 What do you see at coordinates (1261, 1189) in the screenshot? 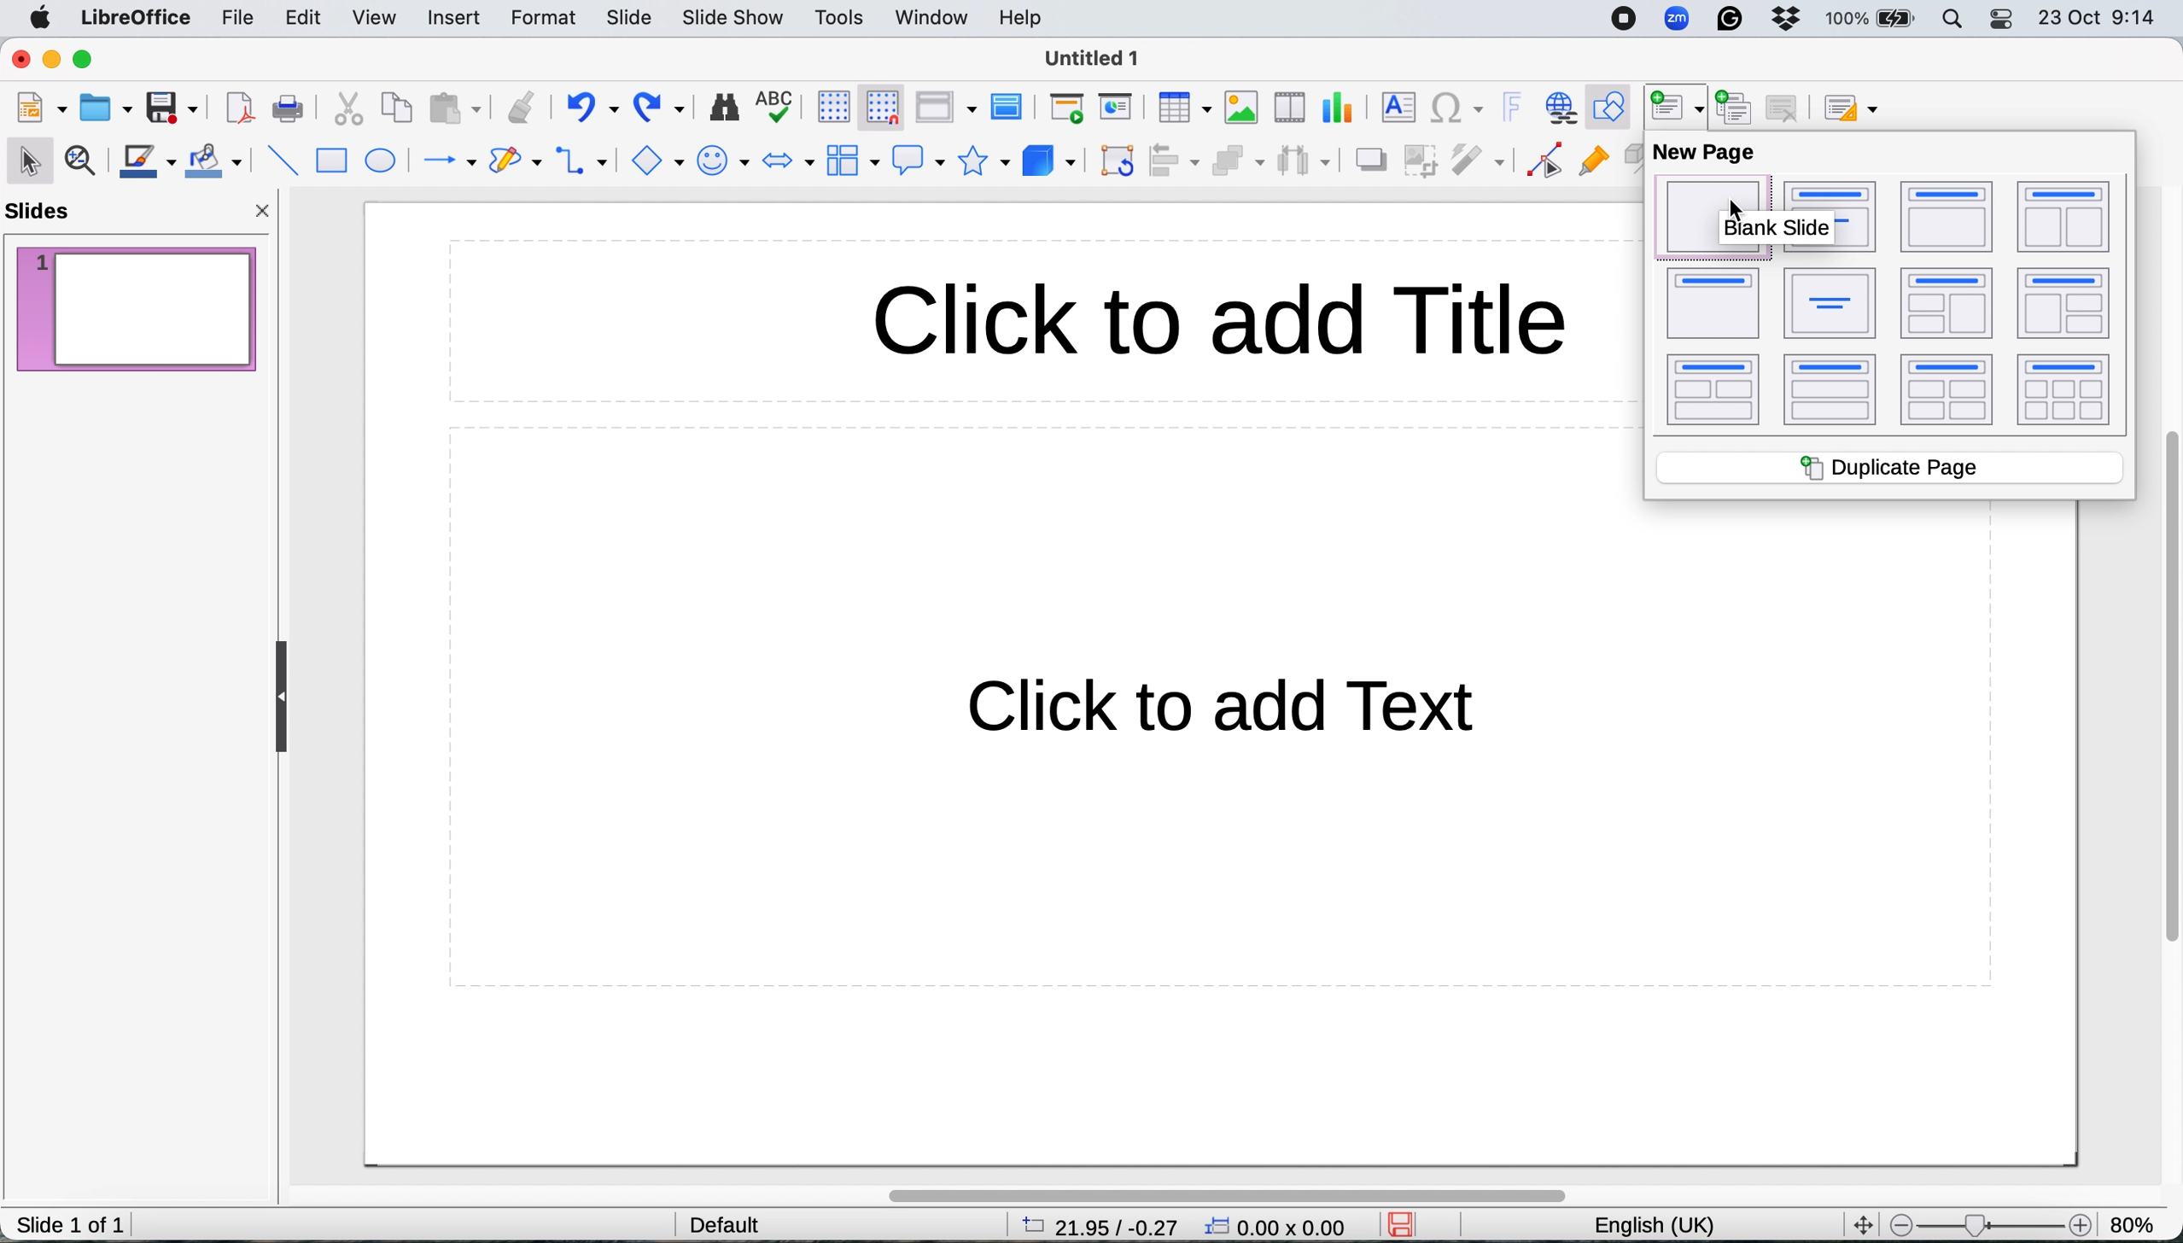
I see `horizontal scroll bar` at bounding box center [1261, 1189].